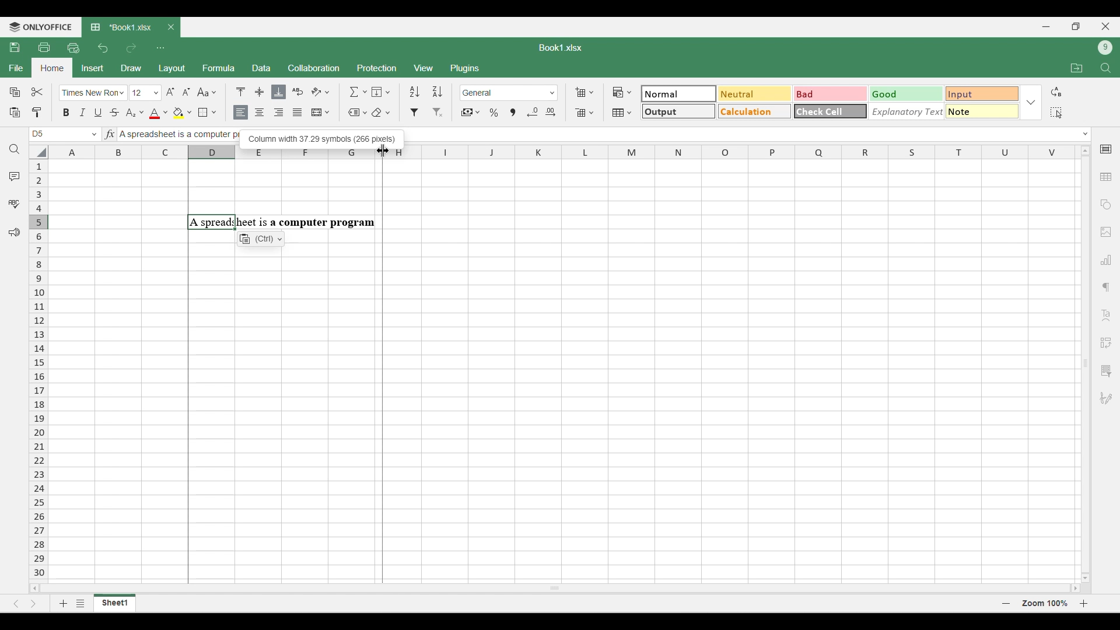 The height and width of the screenshot is (630, 1120). What do you see at coordinates (561, 48) in the screenshot?
I see `Book1.xlsx` at bounding box center [561, 48].